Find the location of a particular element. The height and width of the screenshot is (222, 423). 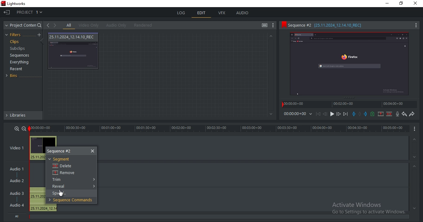

remove is located at coordinates (68, 173).